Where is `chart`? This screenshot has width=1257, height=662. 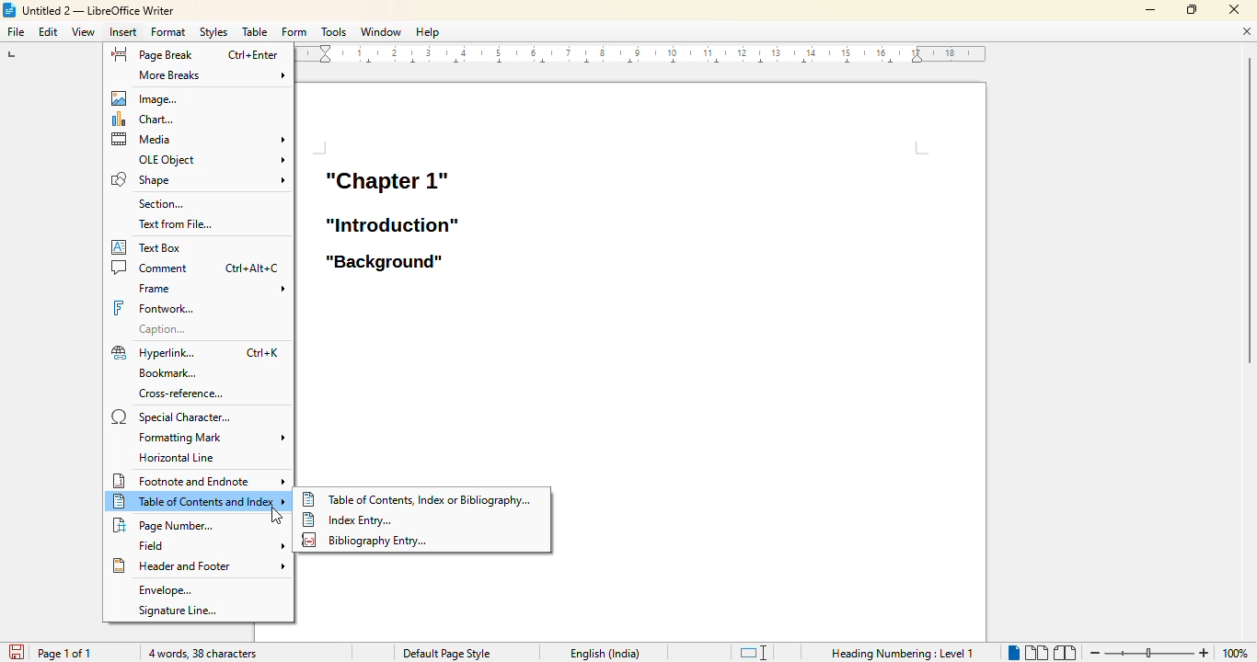
chart is located at coordinates (147, 119).